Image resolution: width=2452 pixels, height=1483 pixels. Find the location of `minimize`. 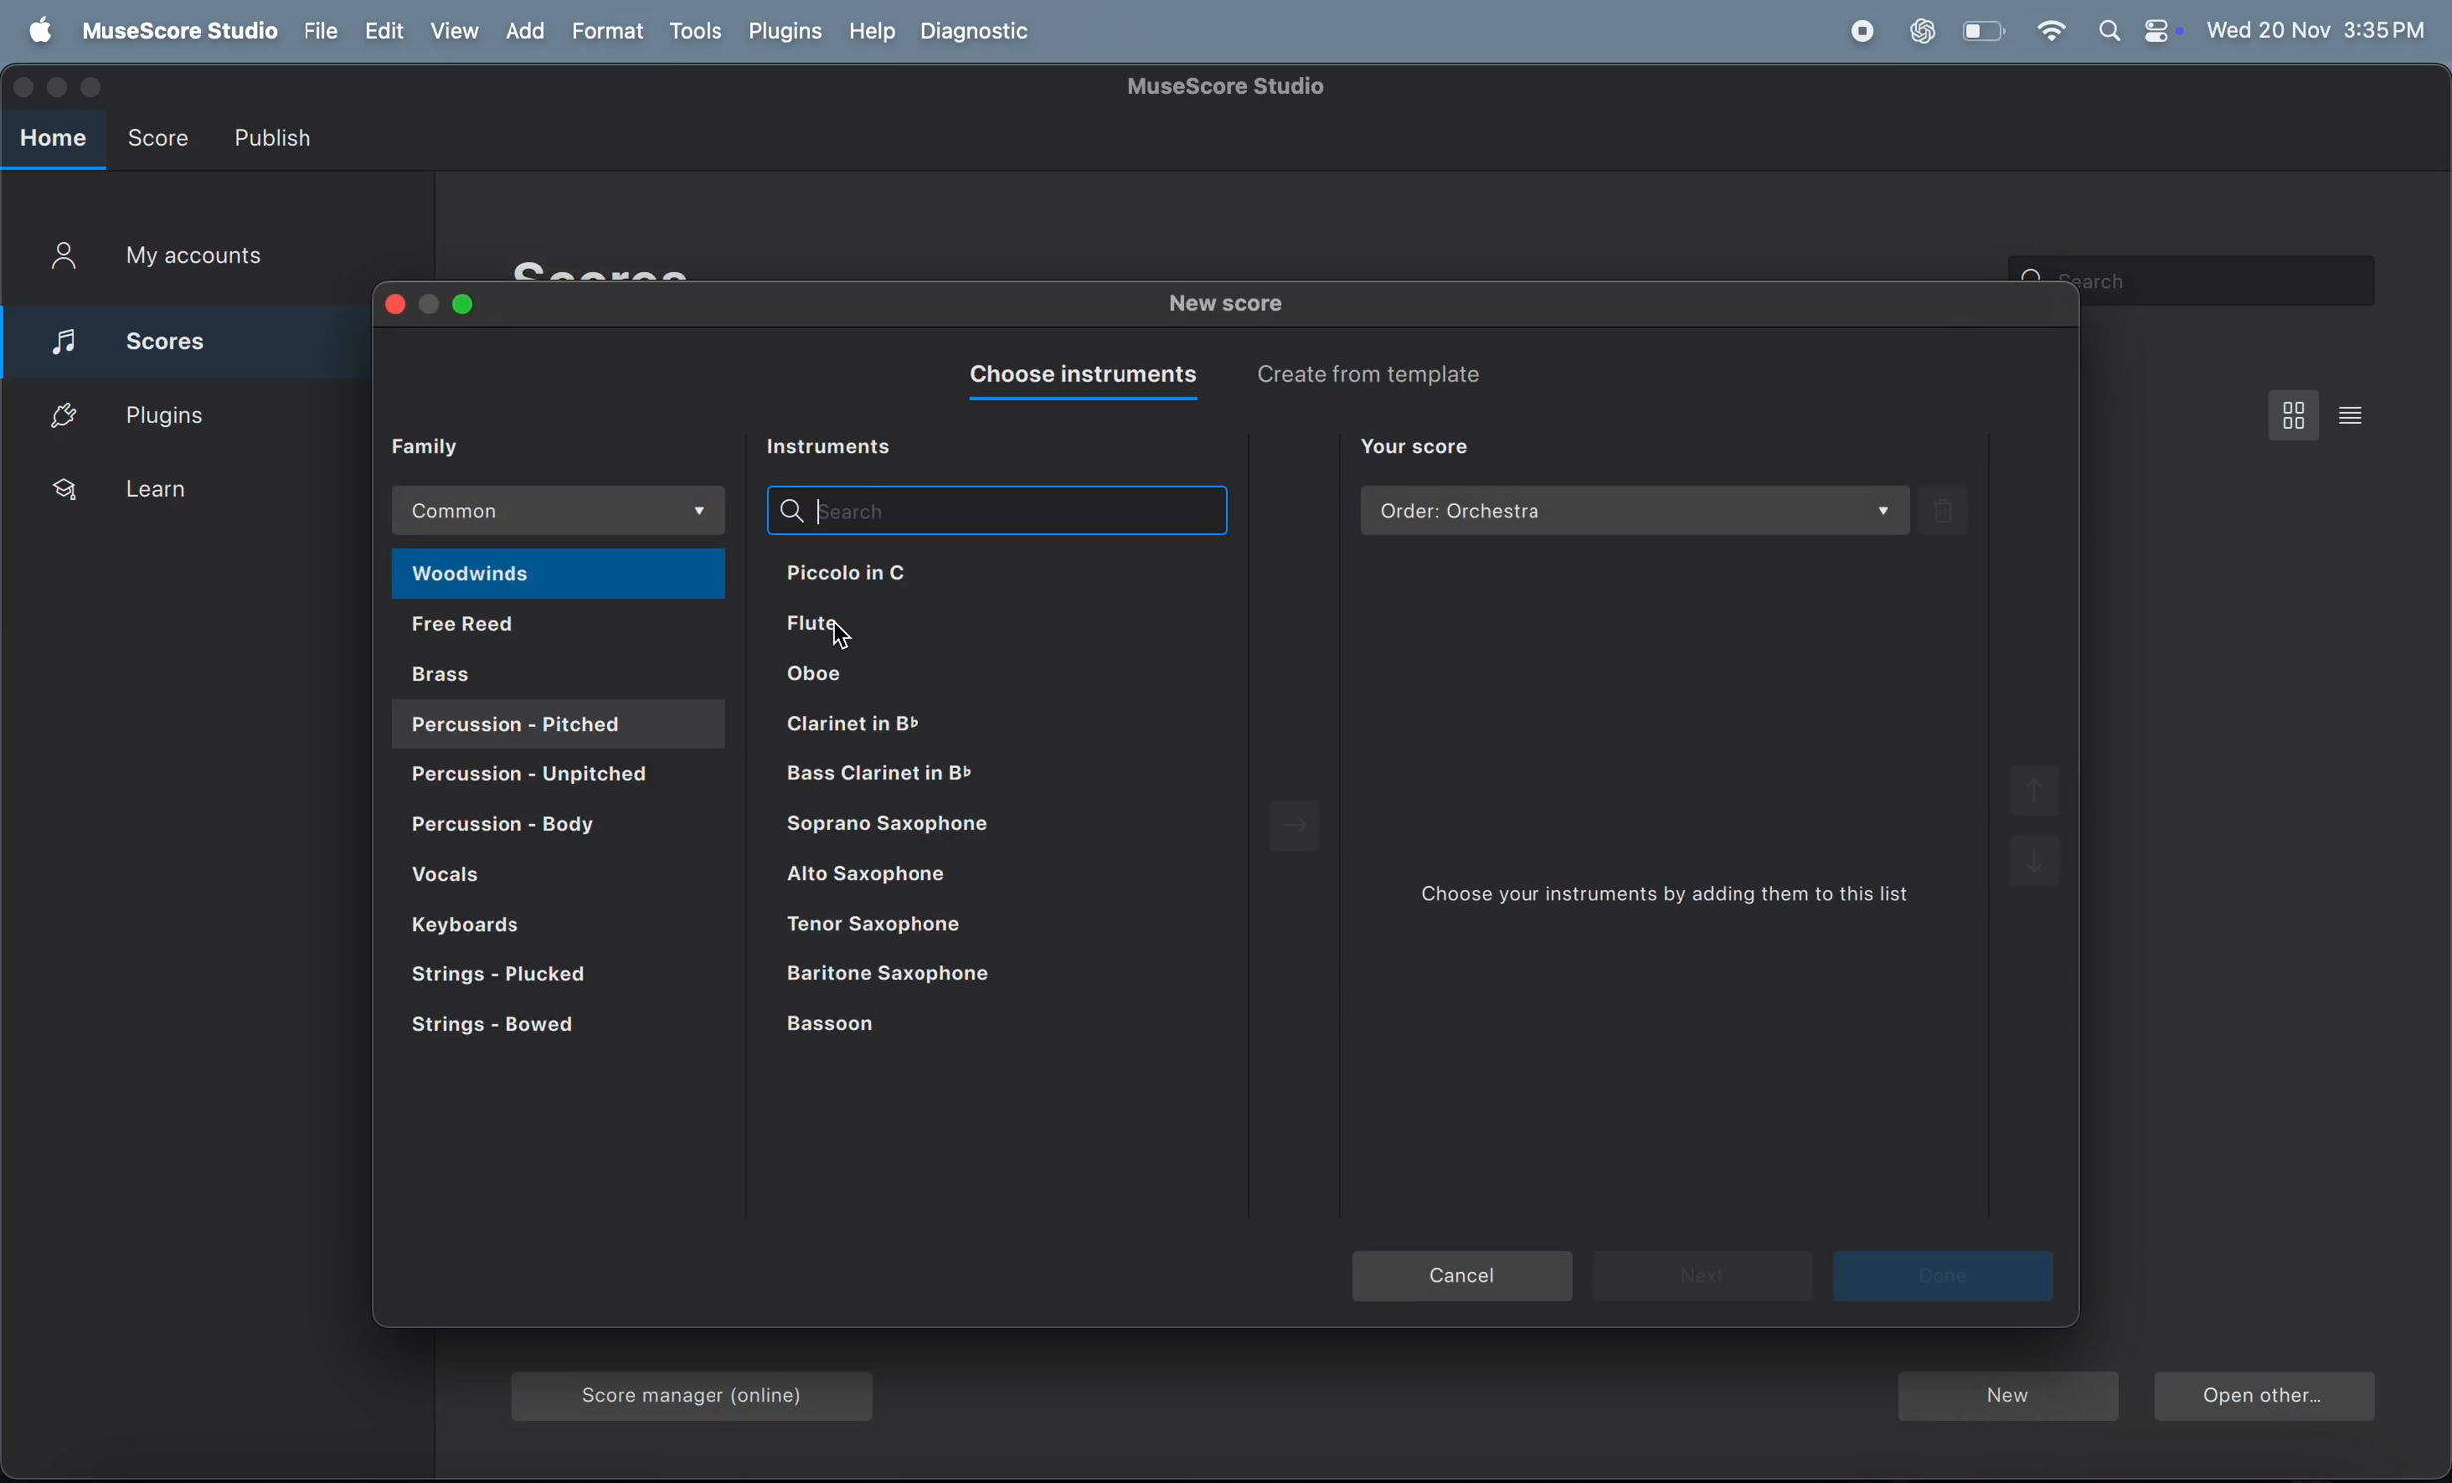

minimize is located at coordinates (61, 88).